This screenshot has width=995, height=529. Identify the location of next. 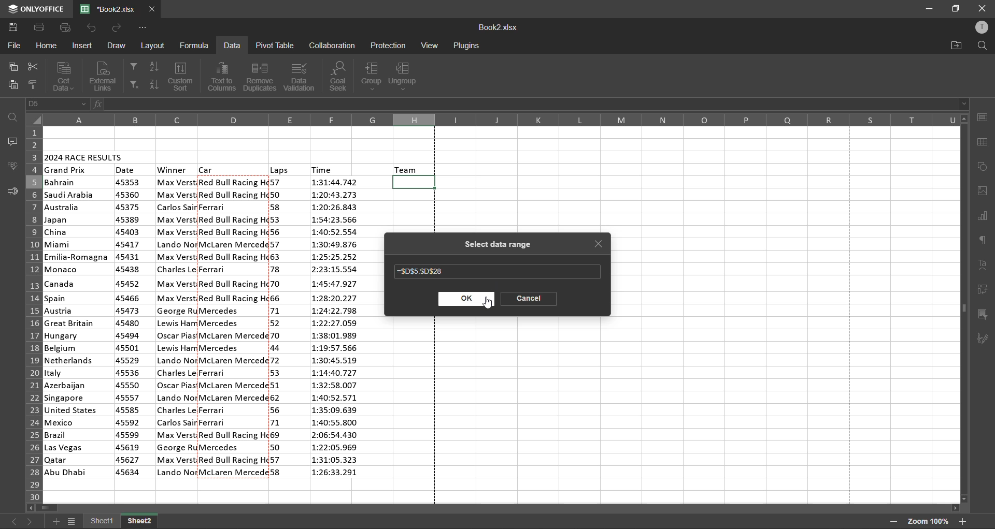
(31, 520).